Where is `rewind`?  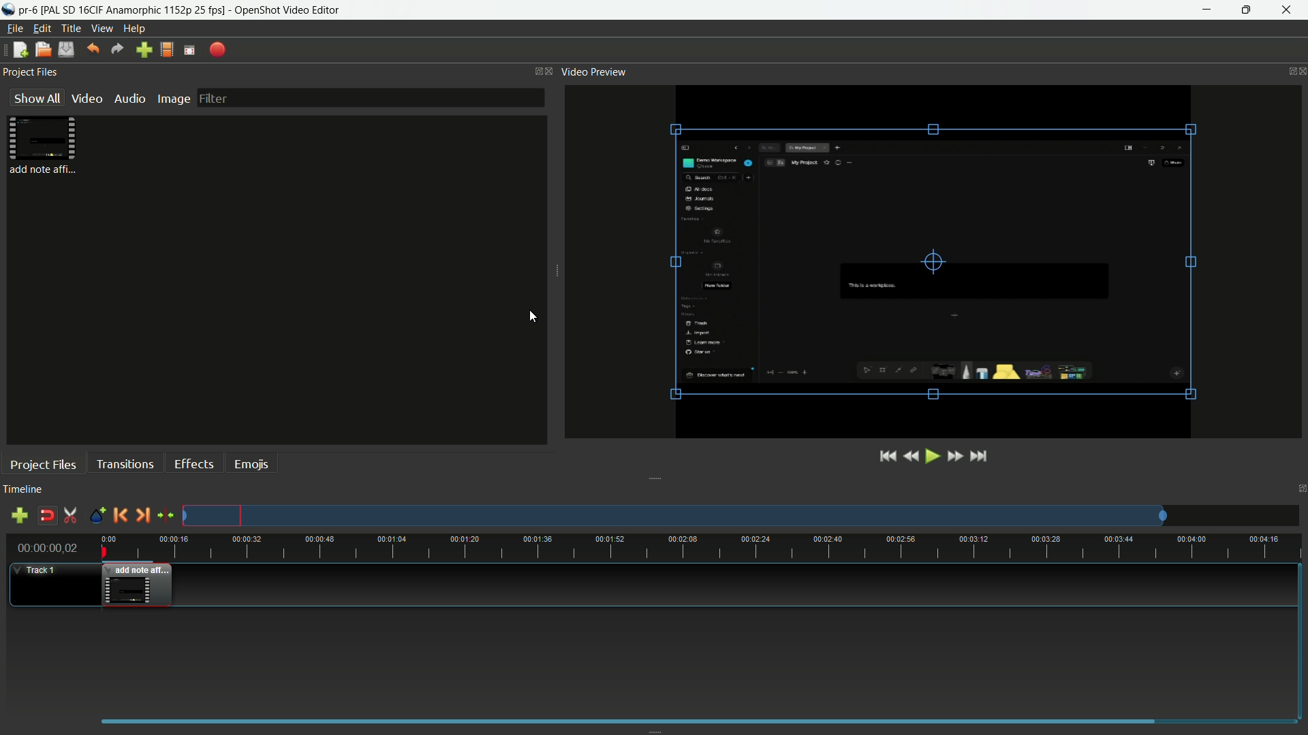 rewind is located at coordinates (911, 456).